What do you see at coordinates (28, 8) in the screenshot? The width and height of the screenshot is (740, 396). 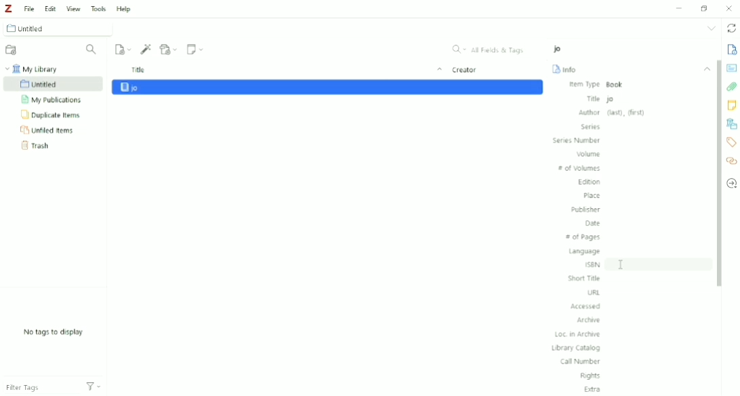 I see `File` at bounding box center [28, 8].